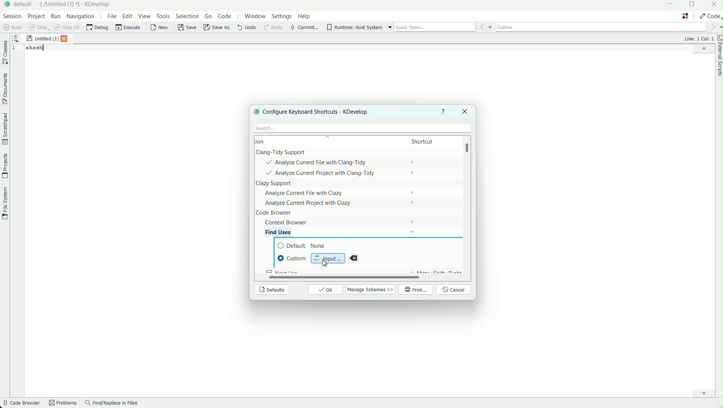 This screenshot has height=408, width=723. I want to click on edit menu, so click(128, 16).